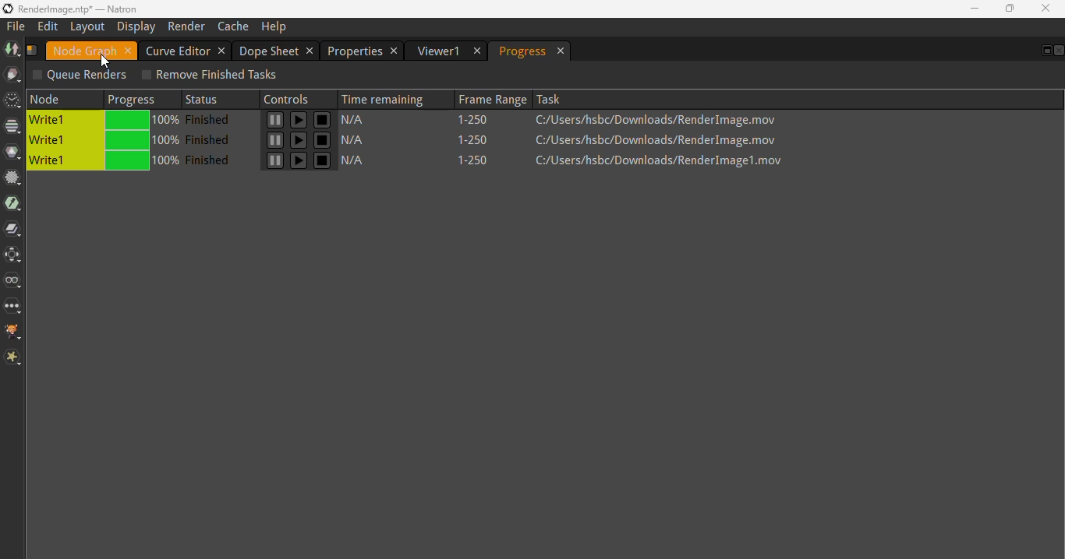 The image size is (1065, 559). Describe the element at coordinates (80, 76) in the screenshot. I see `queue renders` at that location.